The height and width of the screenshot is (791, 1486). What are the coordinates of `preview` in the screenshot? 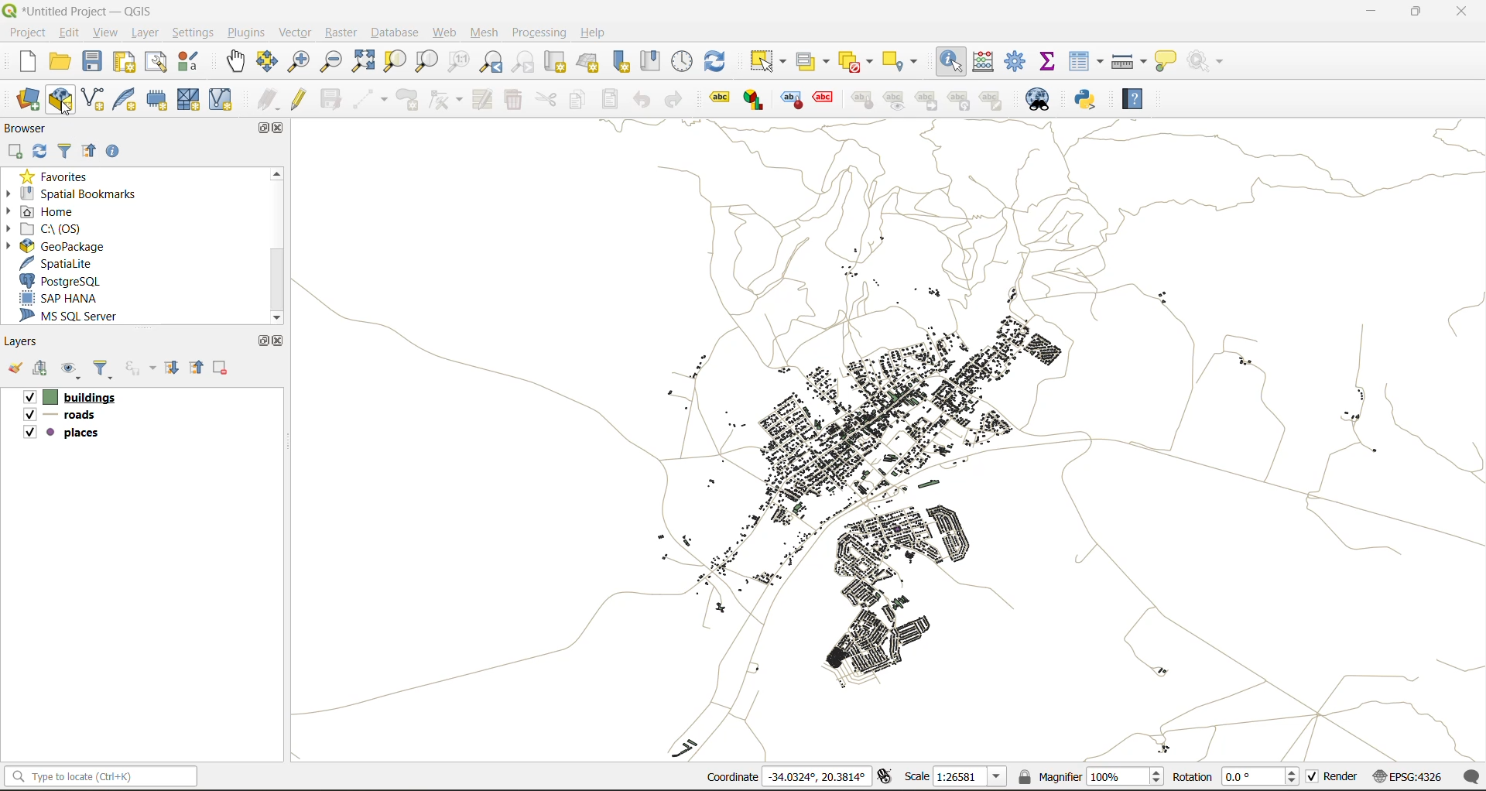 It's located at (895, 101).